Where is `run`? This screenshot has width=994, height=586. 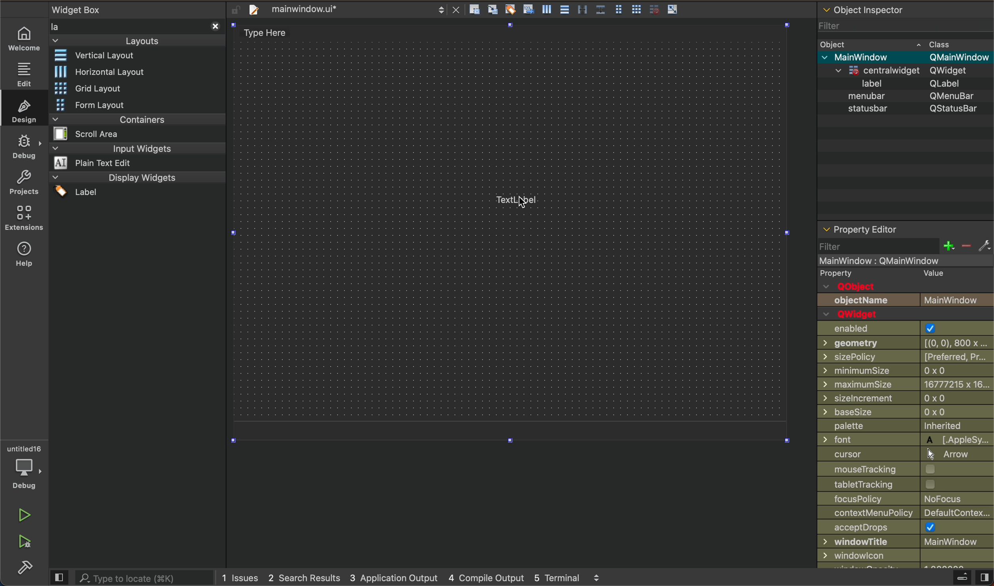
run is located at coordinates (24, 517).